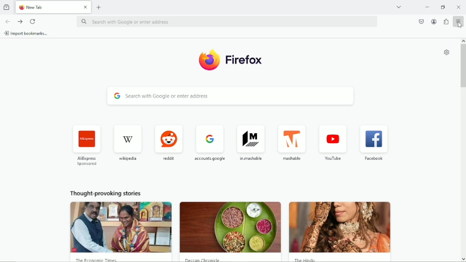 The height and width of the screenshot is (262, 466). What do you see at coordinates (105, 260) in the screenshot?
I see `the economic times` at bounding box center [105, 260].